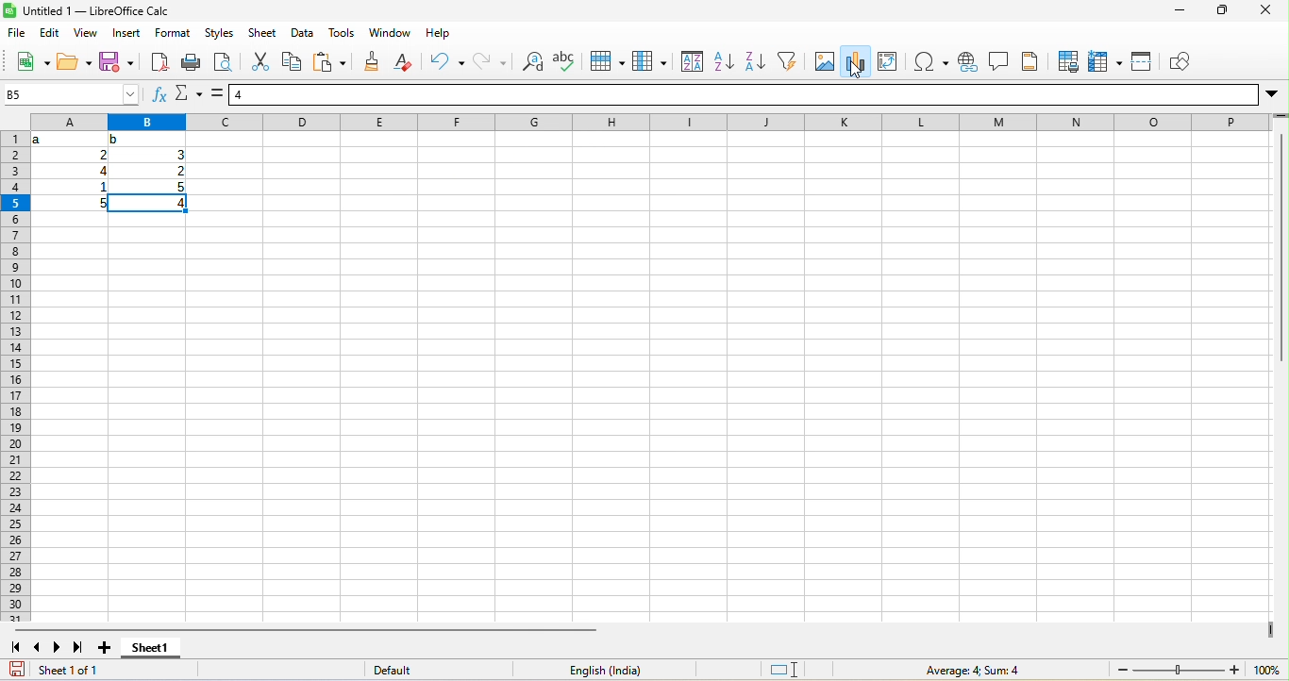 This screenshot has width=1289, height=681. Describe the element at coordinates (15, 647) in the screenshot. I see `first sheet` at that location.